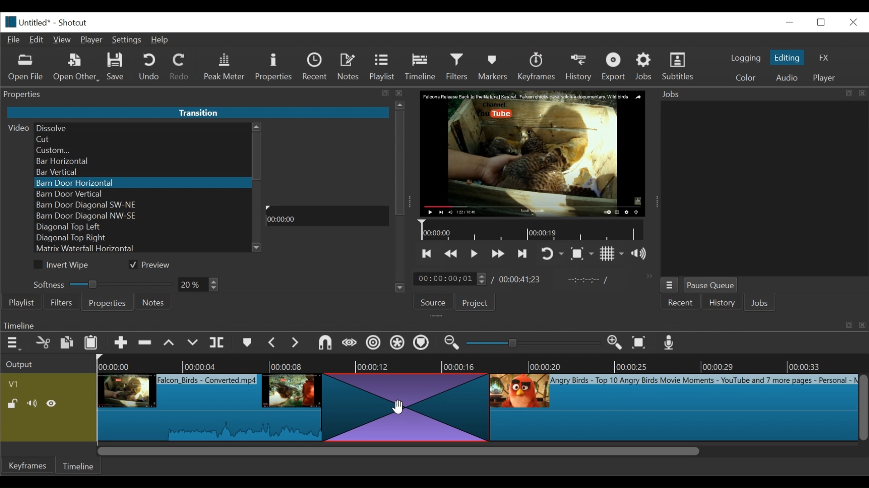  What do you see at coordinates (47, 383) in the screenshot?
I see `Video track name` at bounding box center [47, 383].